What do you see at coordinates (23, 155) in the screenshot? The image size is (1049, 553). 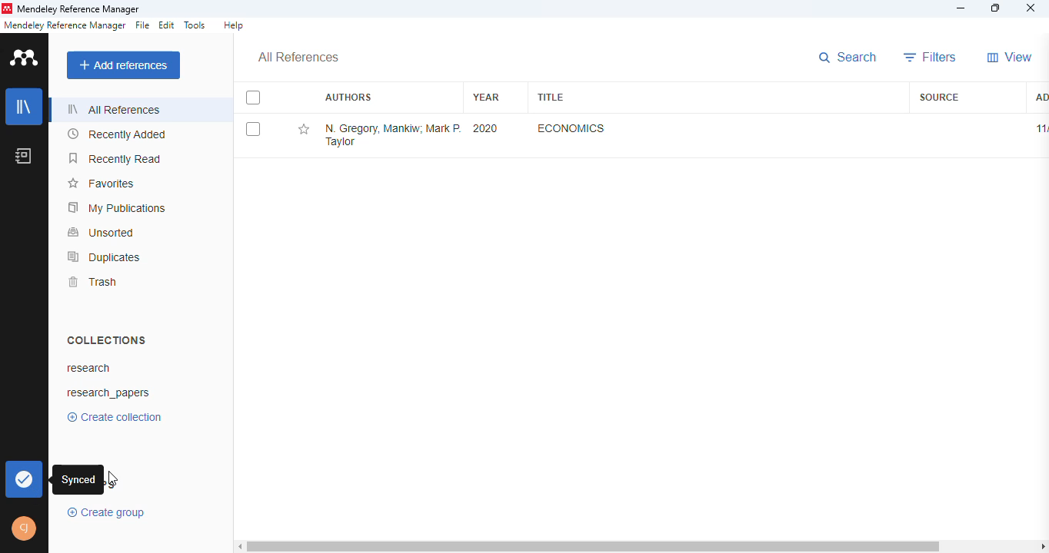 I see `notebook` at bounding box center [23, 155].